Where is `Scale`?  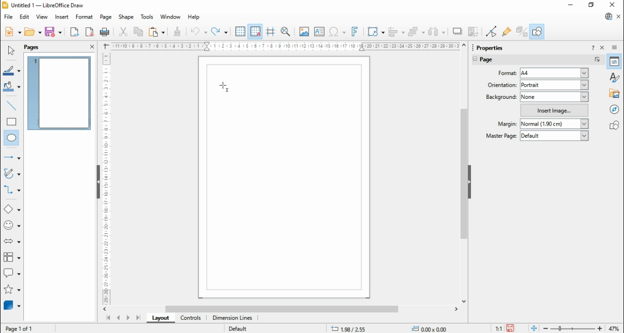
Scale is located at coordinates (285, 46).